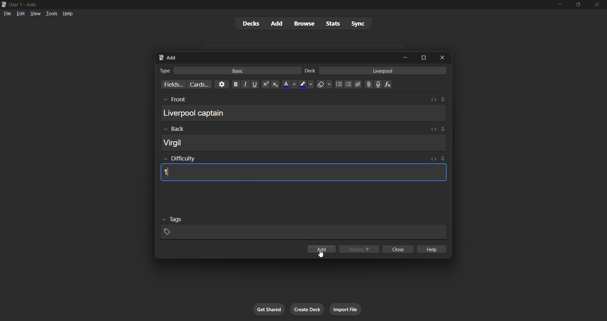 This screenshot has height=321, width=607. I want to click on create deck, so click(307, 309).